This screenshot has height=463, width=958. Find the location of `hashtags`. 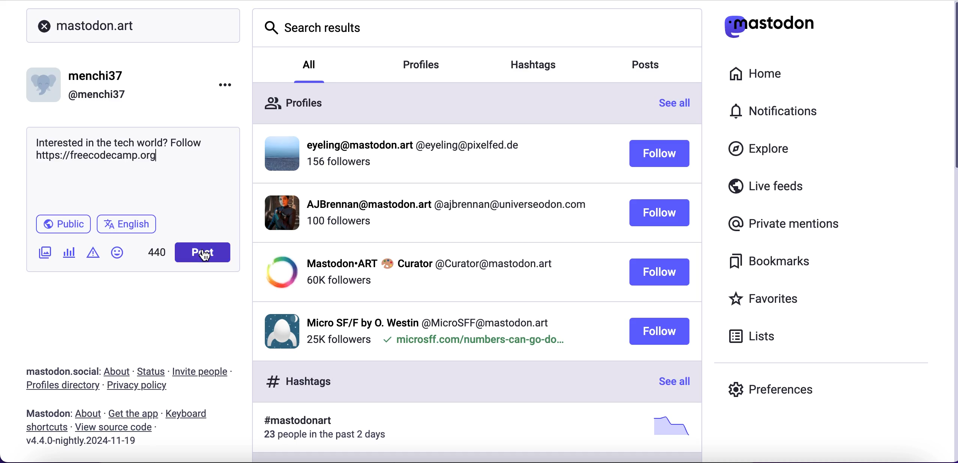

hashtags is located at coordinates (479, 430).